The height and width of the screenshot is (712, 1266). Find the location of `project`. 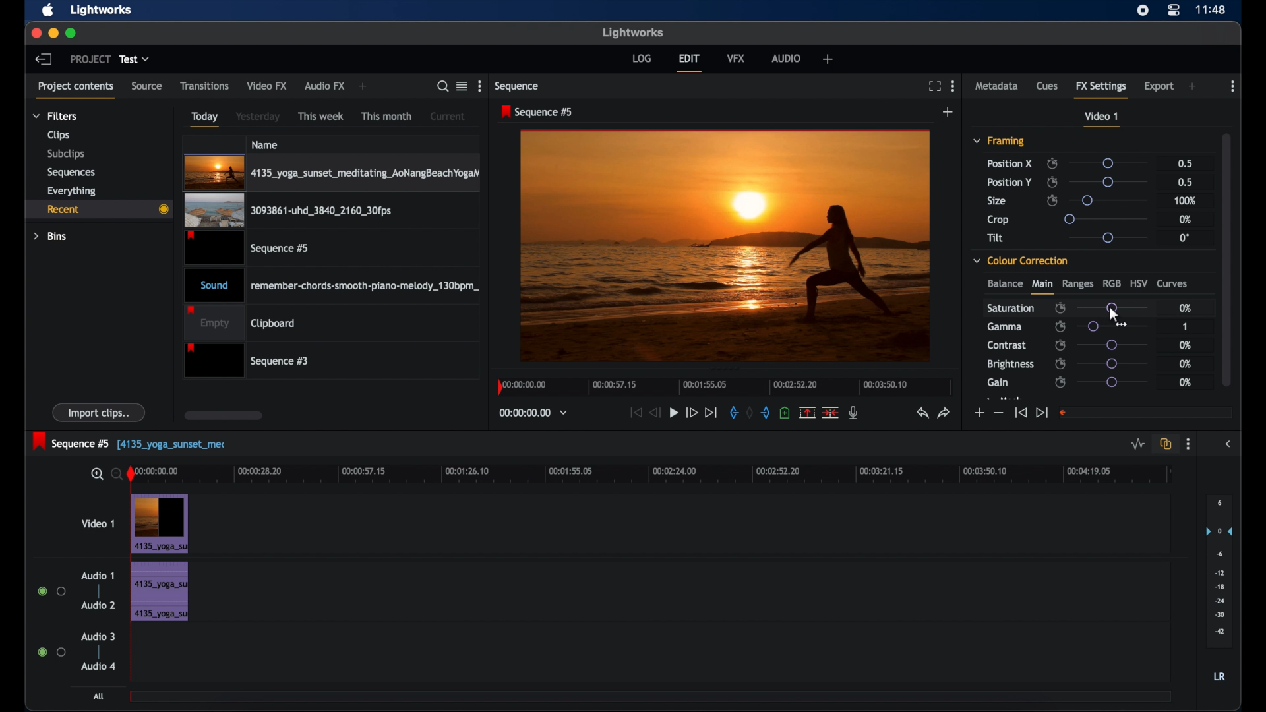

project is located at coordinates (90, 59).